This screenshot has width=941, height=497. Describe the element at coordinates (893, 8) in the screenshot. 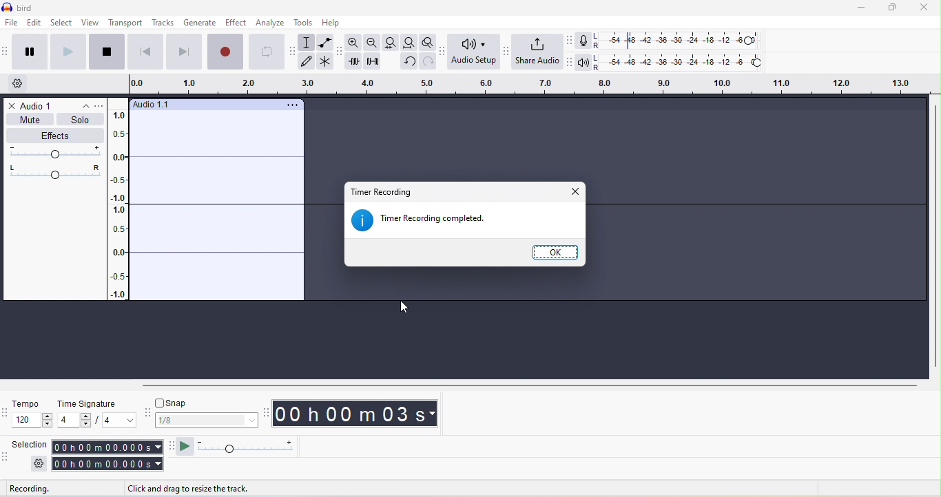

I see `maximize` at that location.